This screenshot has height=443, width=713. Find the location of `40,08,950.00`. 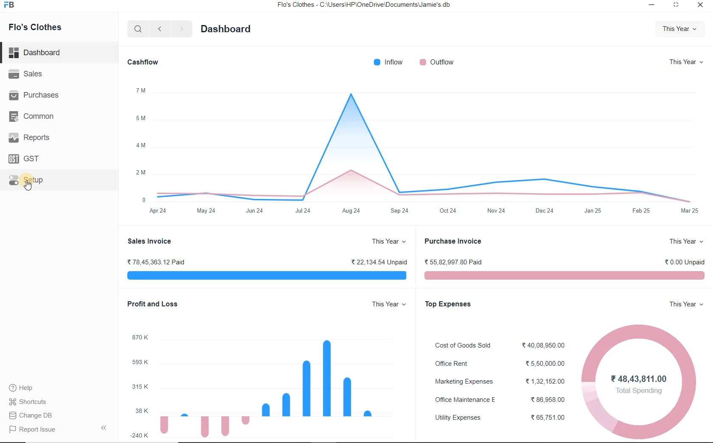

40,08,950.00 is located at coordinates (542, 344).